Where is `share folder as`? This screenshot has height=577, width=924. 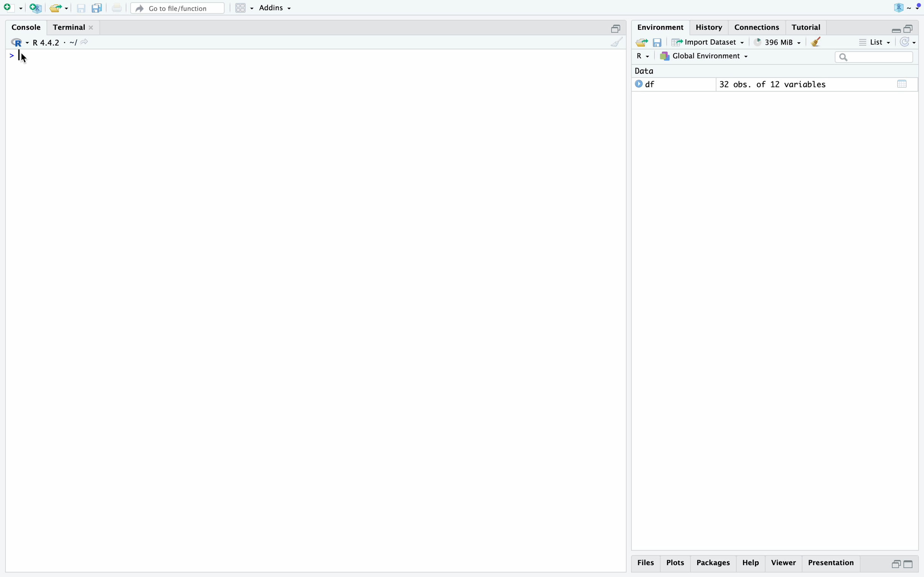 share folder as is located at coordinates (60, 9).